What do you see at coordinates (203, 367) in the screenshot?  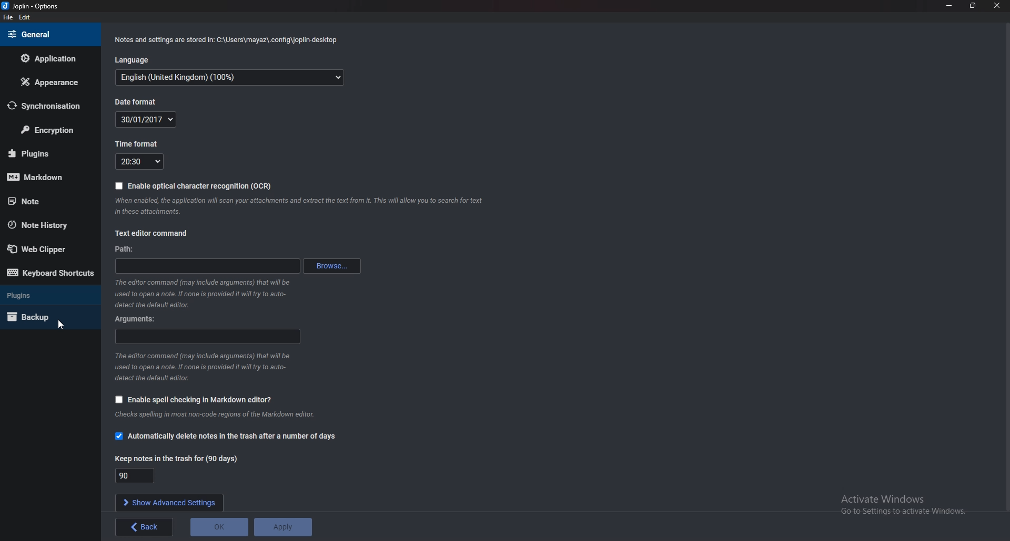 I see `Info on editor command` at bounding box center [203, 367].